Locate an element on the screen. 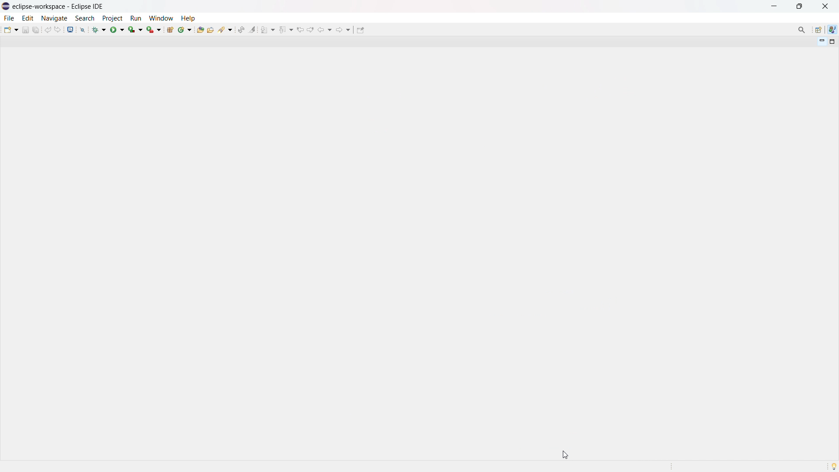  toggle ant mark occurances is located at coordinates (252, 29).